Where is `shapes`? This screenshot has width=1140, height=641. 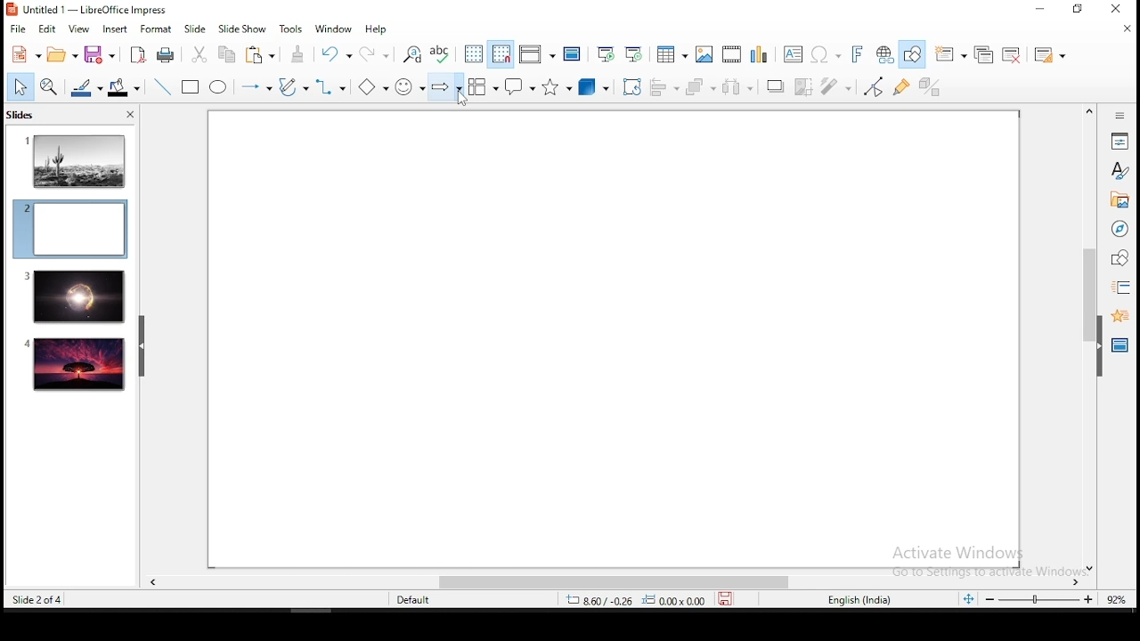
shapes is located at coordinates (1118, 258).